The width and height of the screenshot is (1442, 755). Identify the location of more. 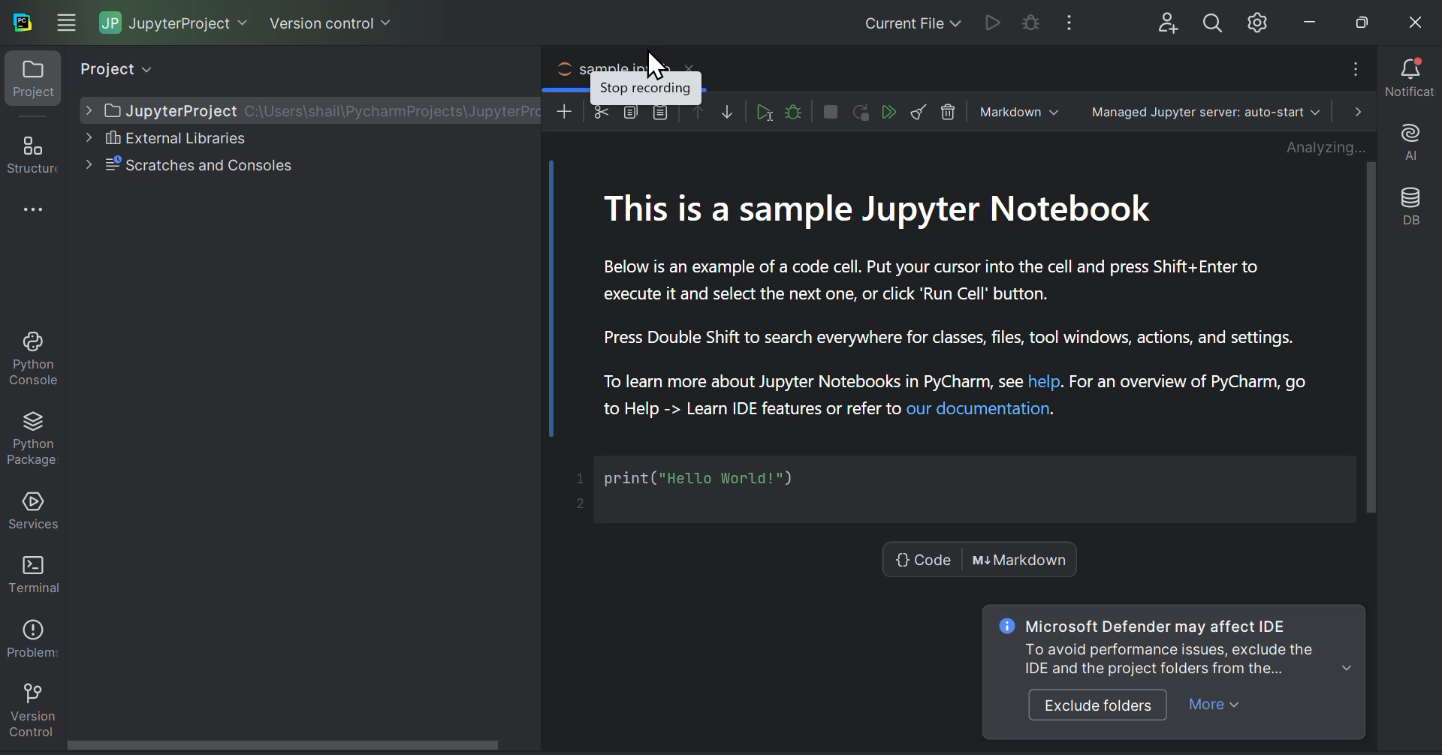
(1211, 708).